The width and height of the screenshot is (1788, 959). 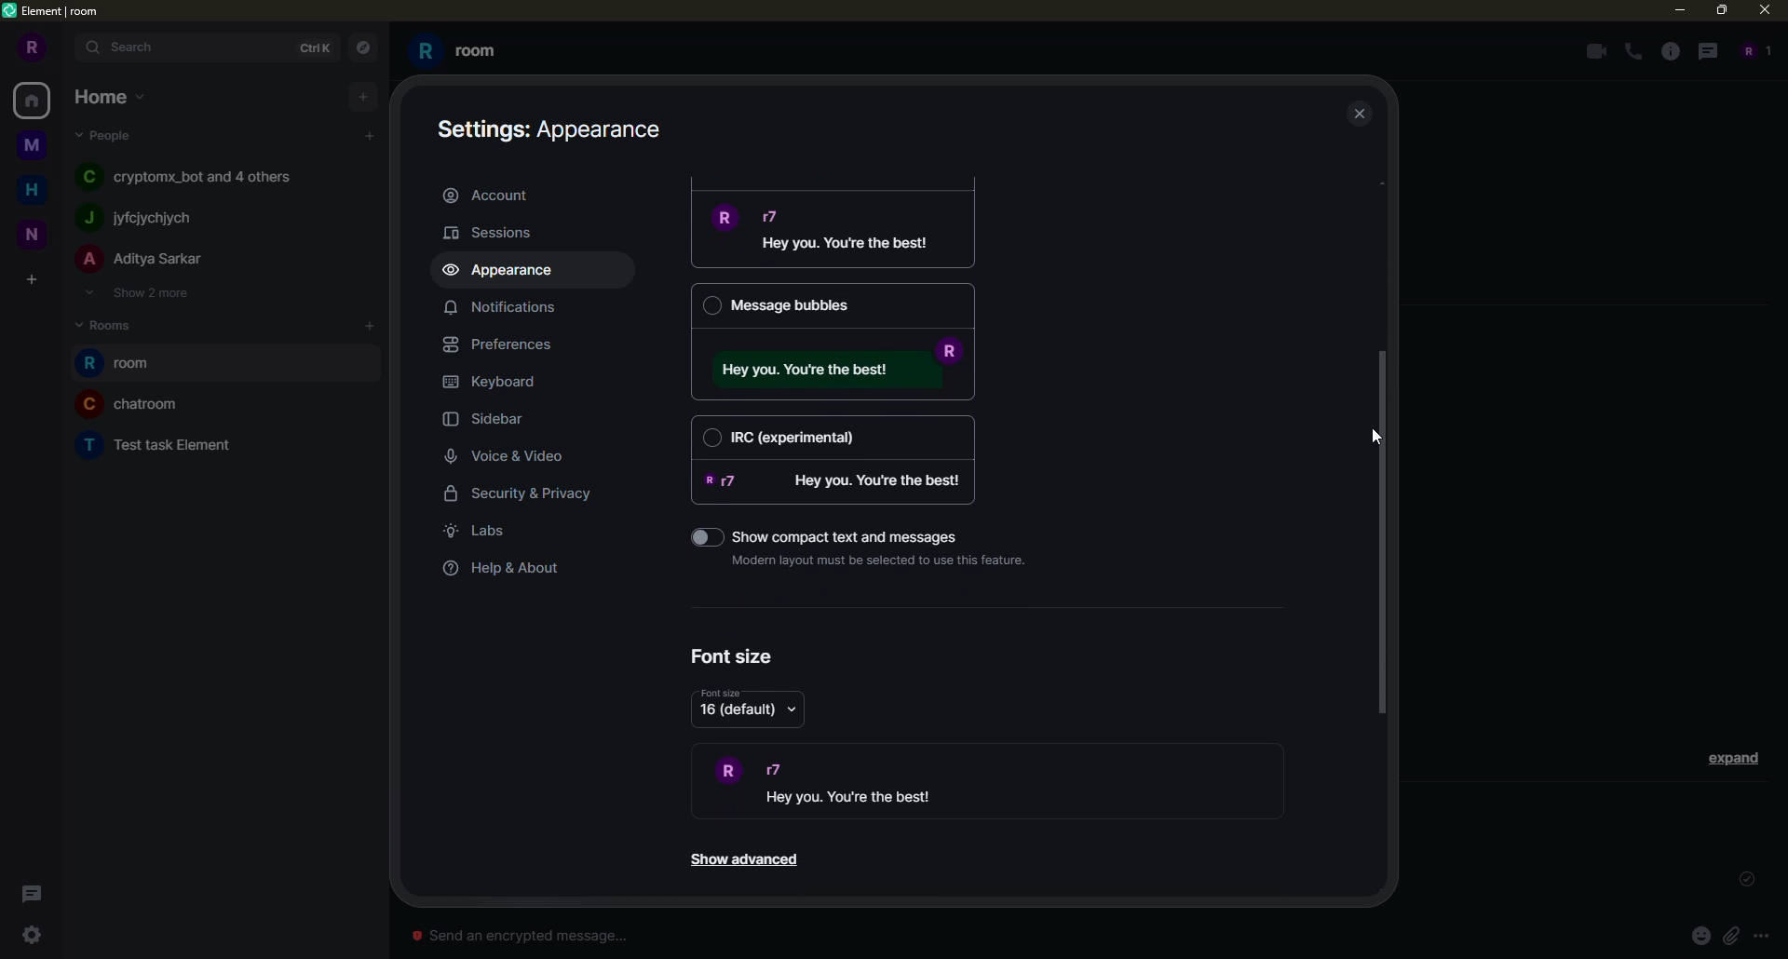 What do you see at coordinates (193, 175) in the screenshot?
I see `people` at bounding box center [193, 175].